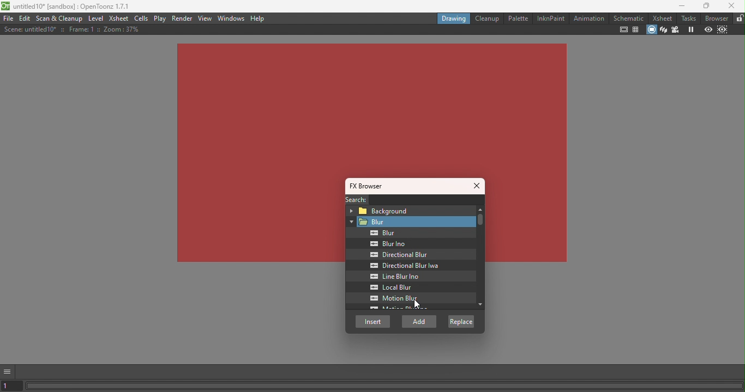 The height and width of the screenshot is (392, 745). I want to click on Xsheet, so click(119, 18).